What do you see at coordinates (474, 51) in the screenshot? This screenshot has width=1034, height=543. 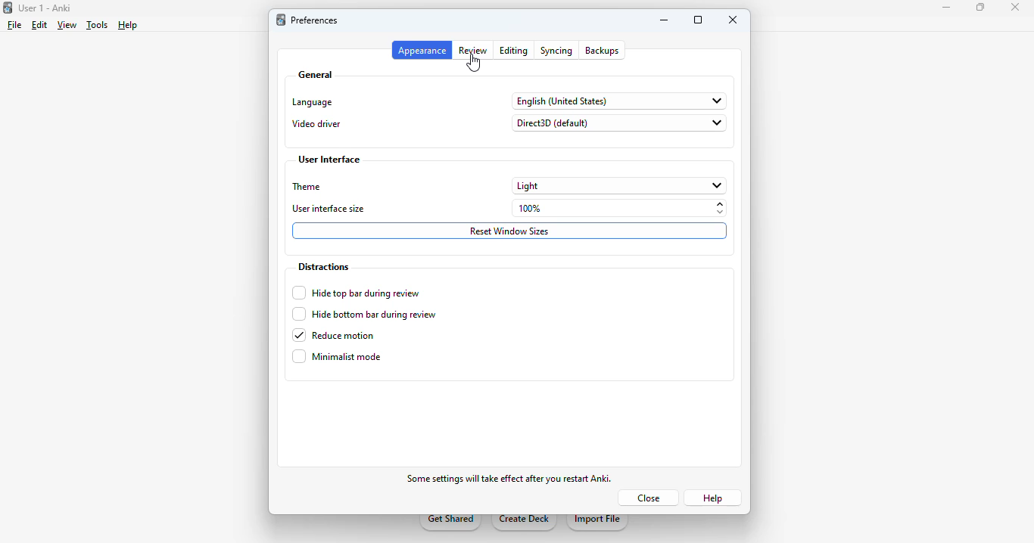 I see `review` at bounding box center [474, 51].